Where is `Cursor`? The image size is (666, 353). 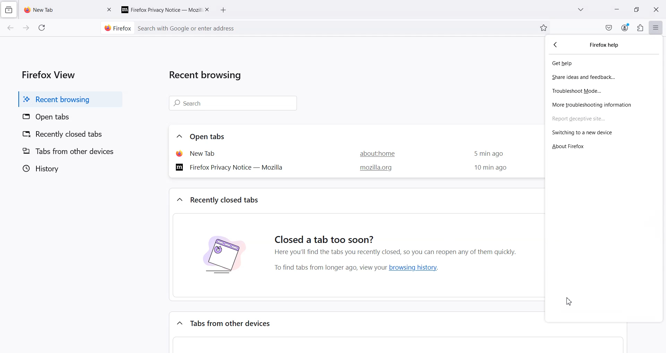
Cursor is located at coordinates (569, 301).